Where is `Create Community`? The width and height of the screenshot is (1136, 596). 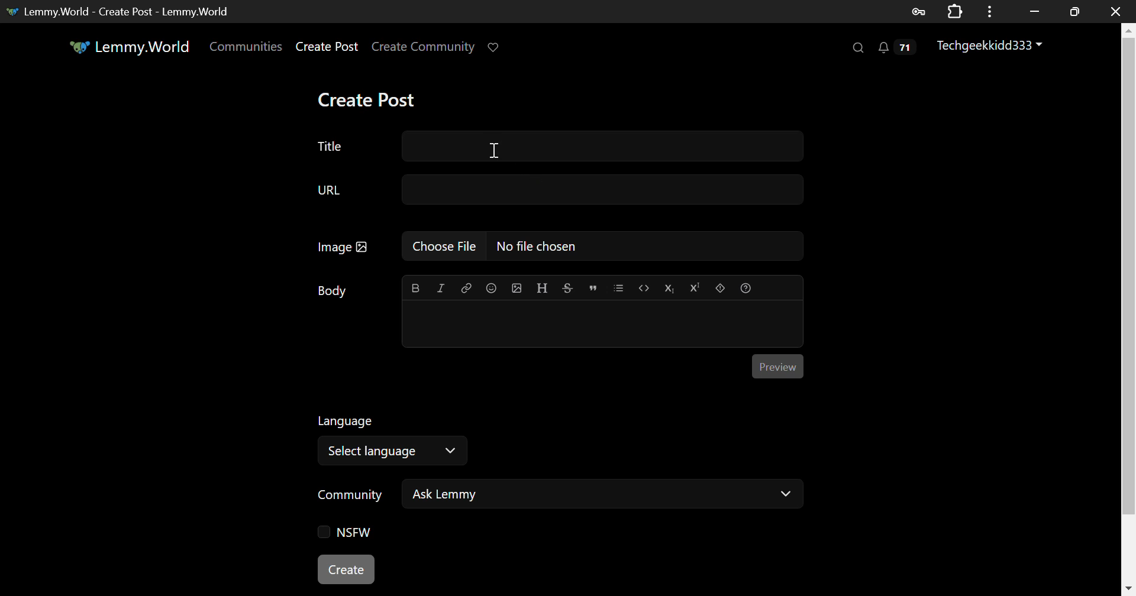 Create Community is located at coordinates (424, 48).